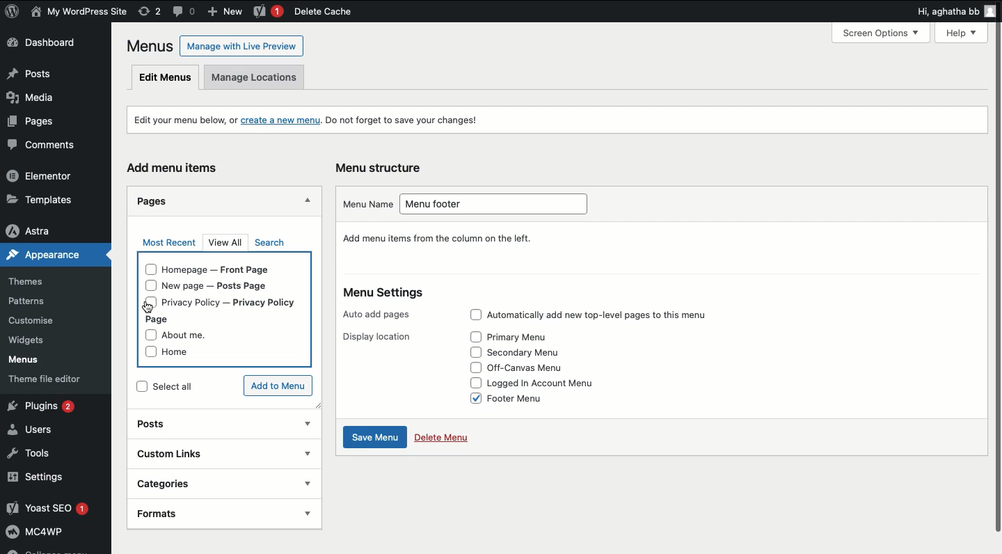 Image resolution: width=1002 pixels, height=554 pixels. Describe the element at coordinates (267, 12) in the screenshot. I see `Yoast` at that location.